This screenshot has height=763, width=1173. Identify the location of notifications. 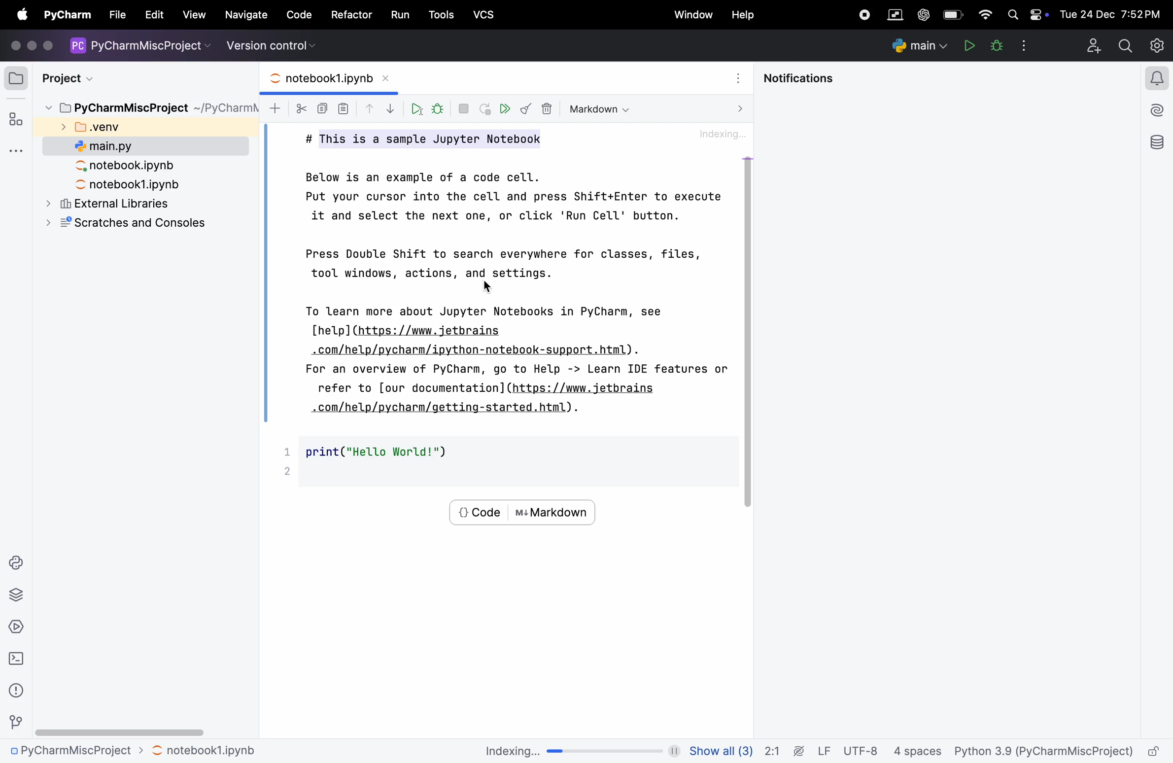
(804, 77).